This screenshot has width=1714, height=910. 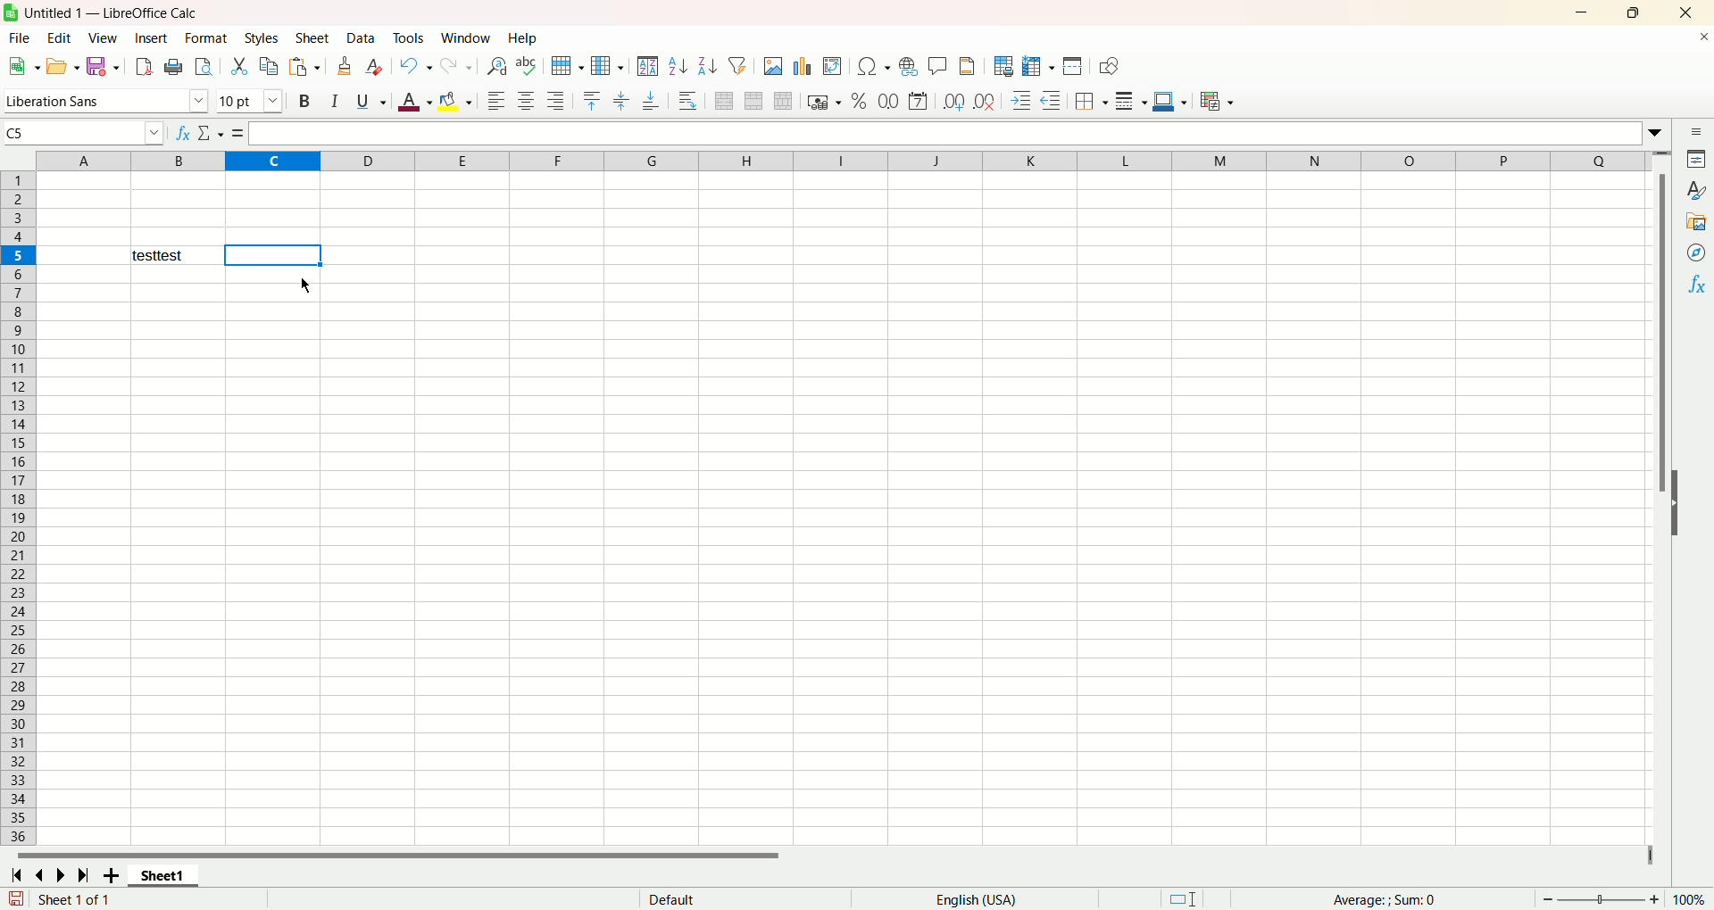 I want to click on border style, so click(x=1132, y=102).